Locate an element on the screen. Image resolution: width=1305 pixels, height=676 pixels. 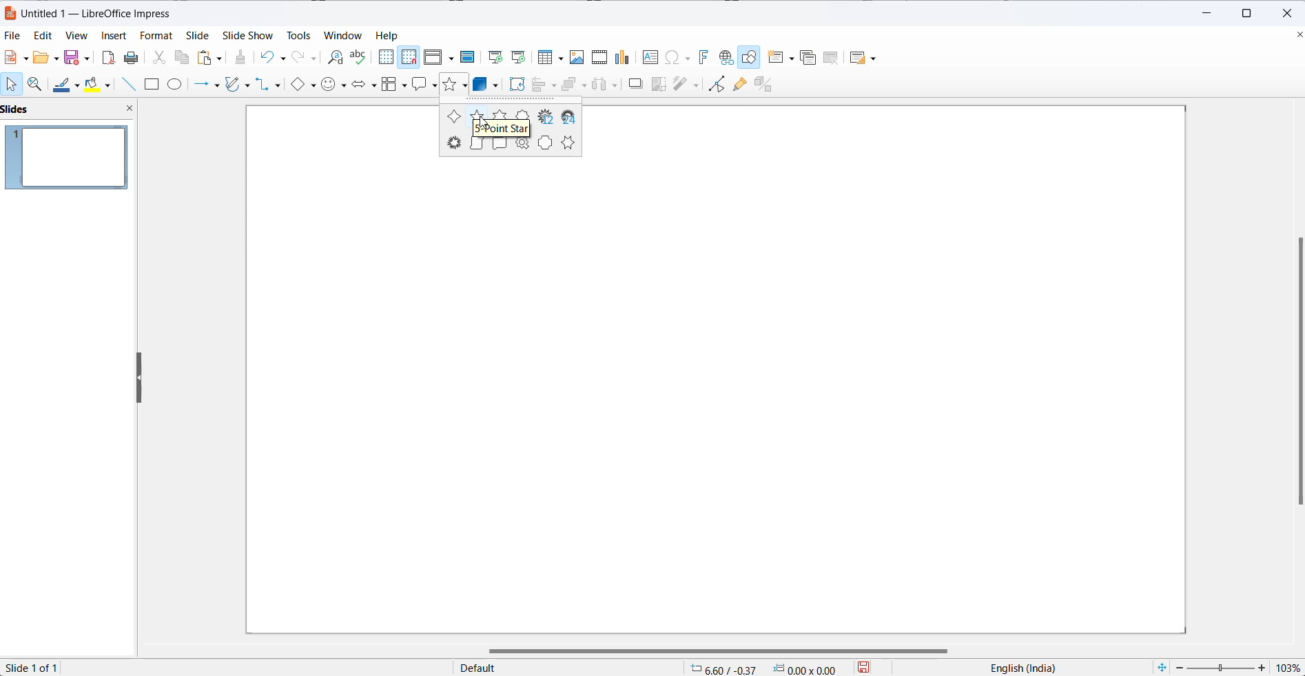
master slide is located at coordinates (468, 56).